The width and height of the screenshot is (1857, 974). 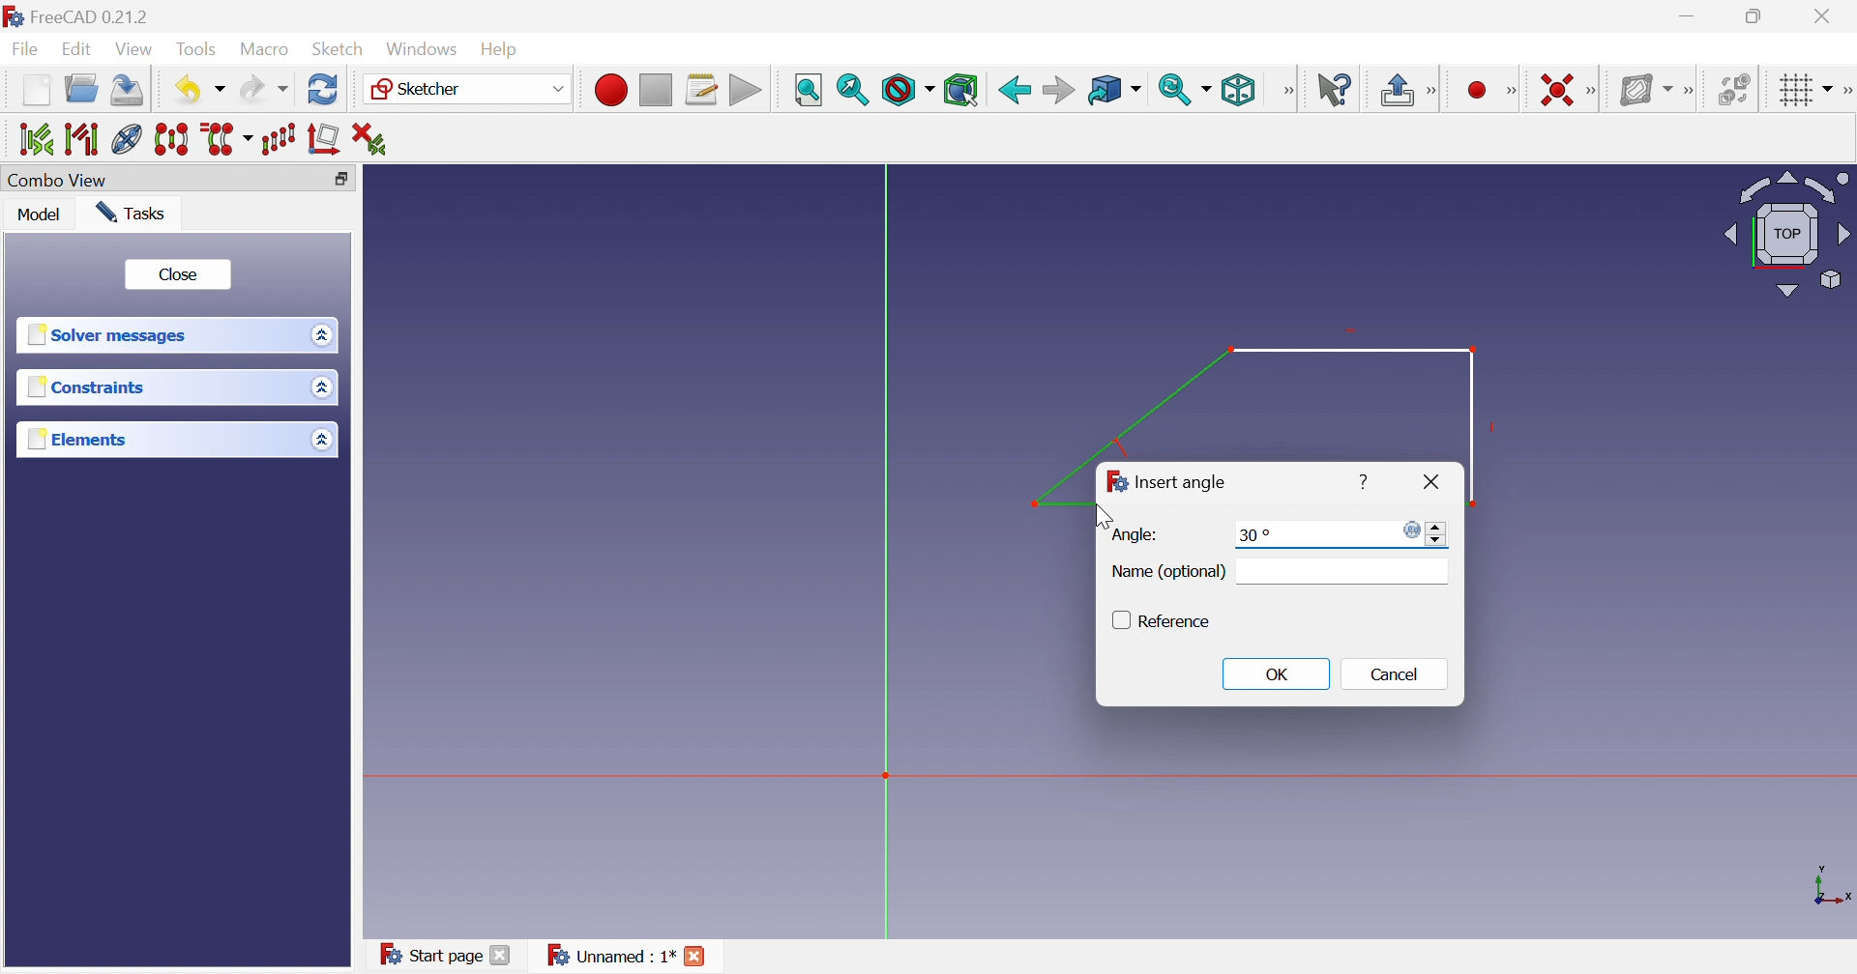 What do you see at coordinates (265, 50) in the screenshot?
I see `Macro` at bounding box center [265, 50].